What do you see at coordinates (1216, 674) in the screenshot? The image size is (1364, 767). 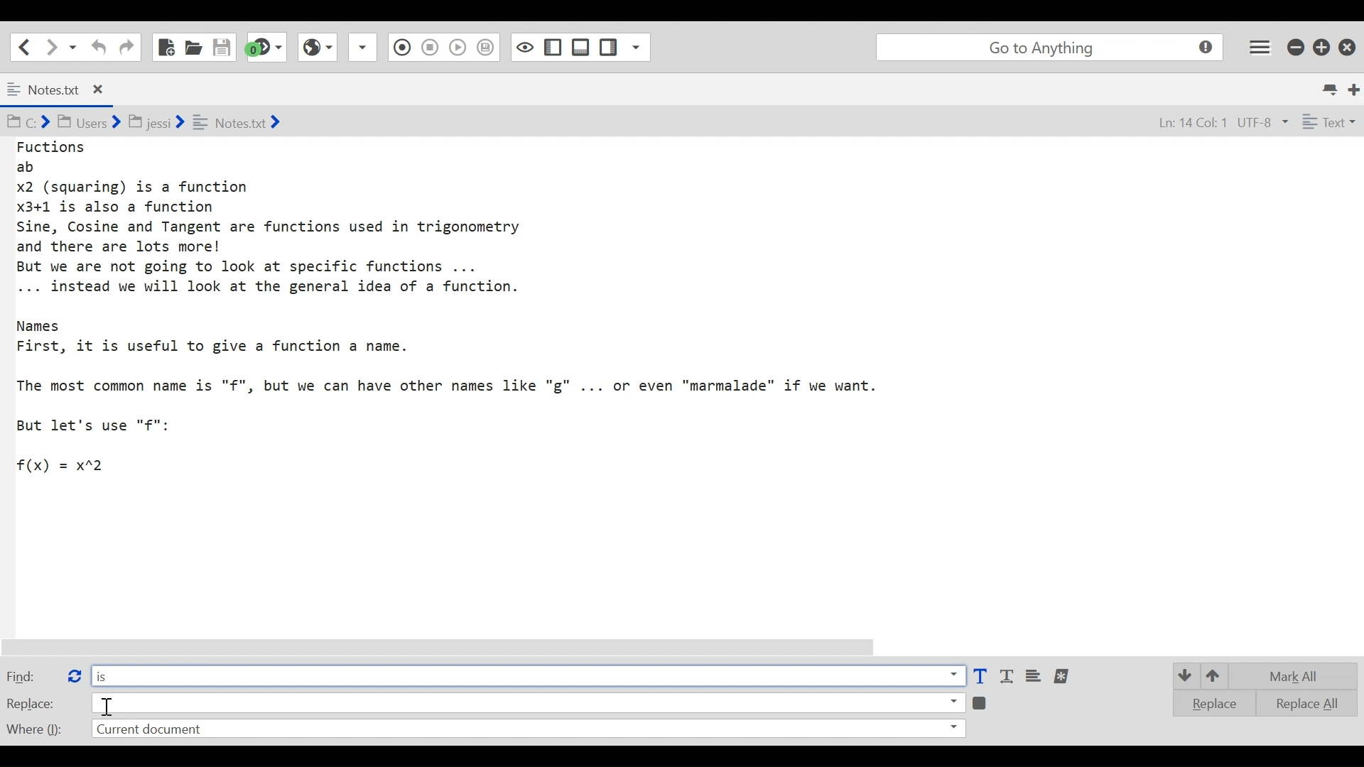 I see `Arrow up` at bounding box center [1216, 674].